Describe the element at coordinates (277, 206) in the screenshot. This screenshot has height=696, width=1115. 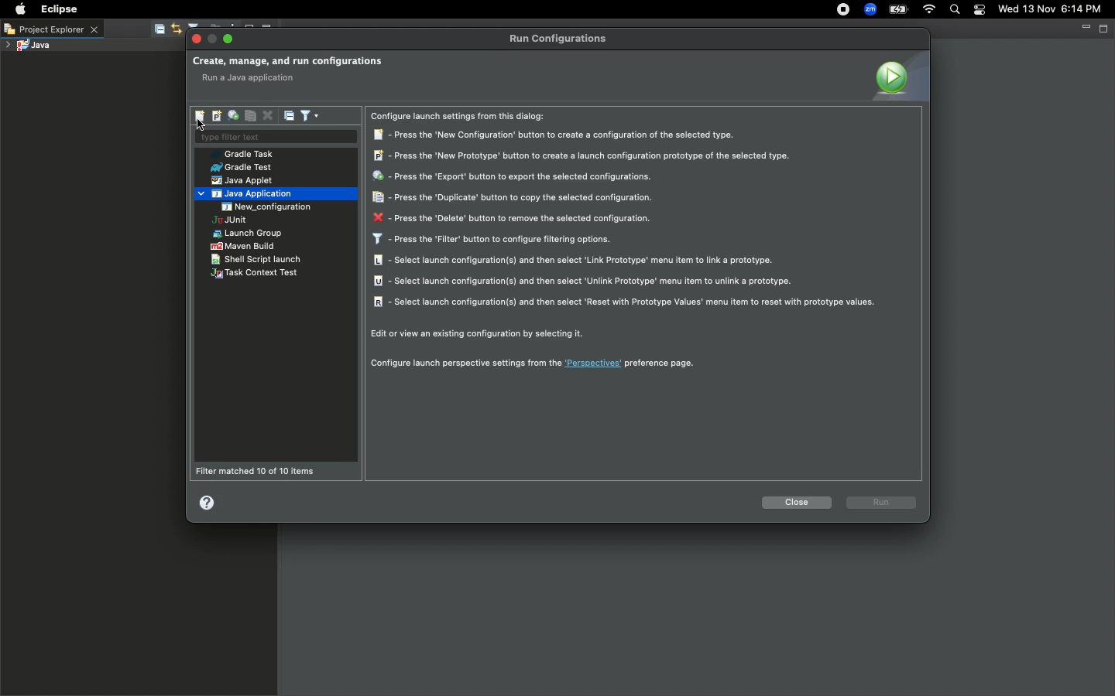
I see `New configuration` at that location.